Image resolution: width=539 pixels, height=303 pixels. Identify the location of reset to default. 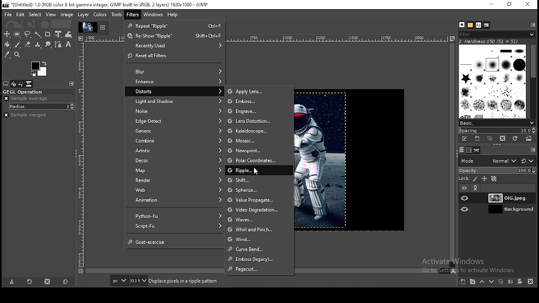
(65, 282).